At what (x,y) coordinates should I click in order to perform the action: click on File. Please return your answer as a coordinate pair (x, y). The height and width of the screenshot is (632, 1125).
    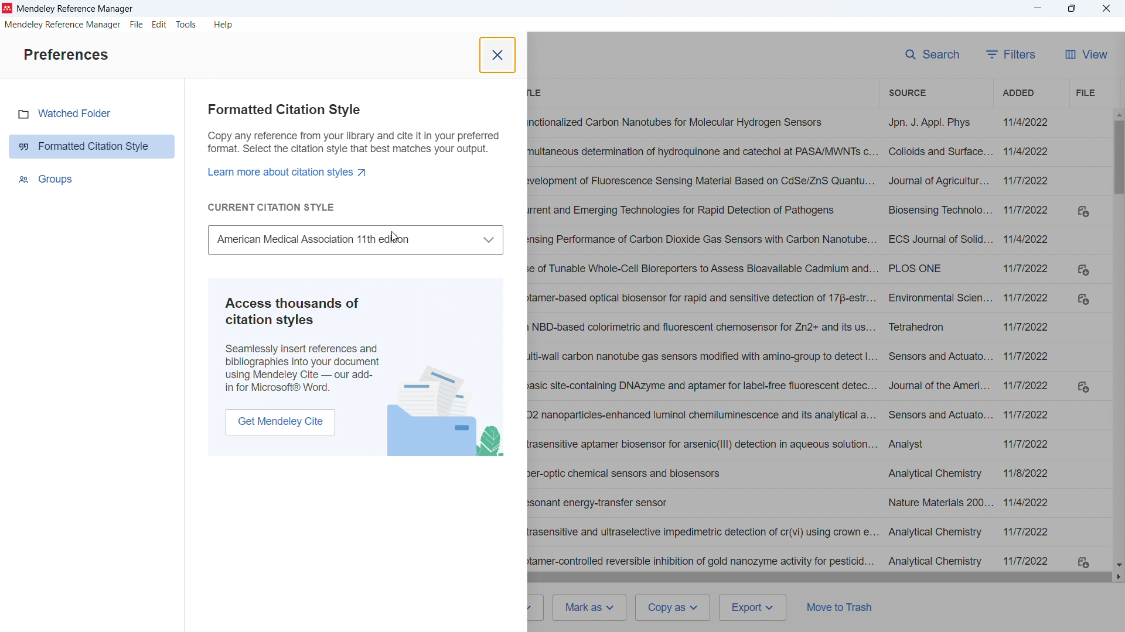
    Looking at the image, I should click on (1085, 93).